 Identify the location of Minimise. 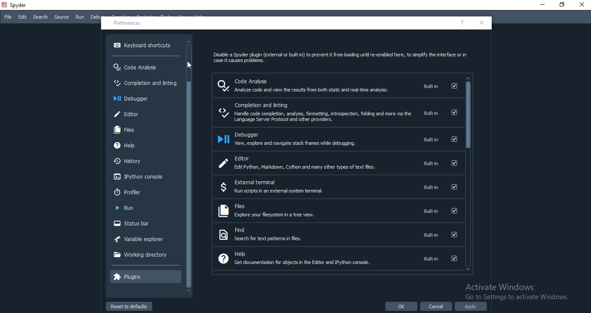
(541, 4).